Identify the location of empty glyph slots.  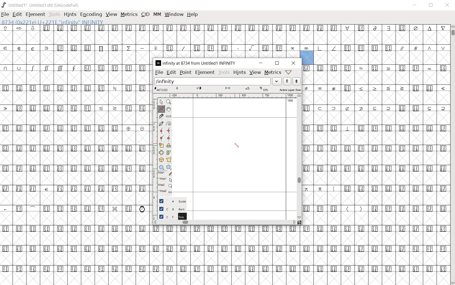
(77, 117).